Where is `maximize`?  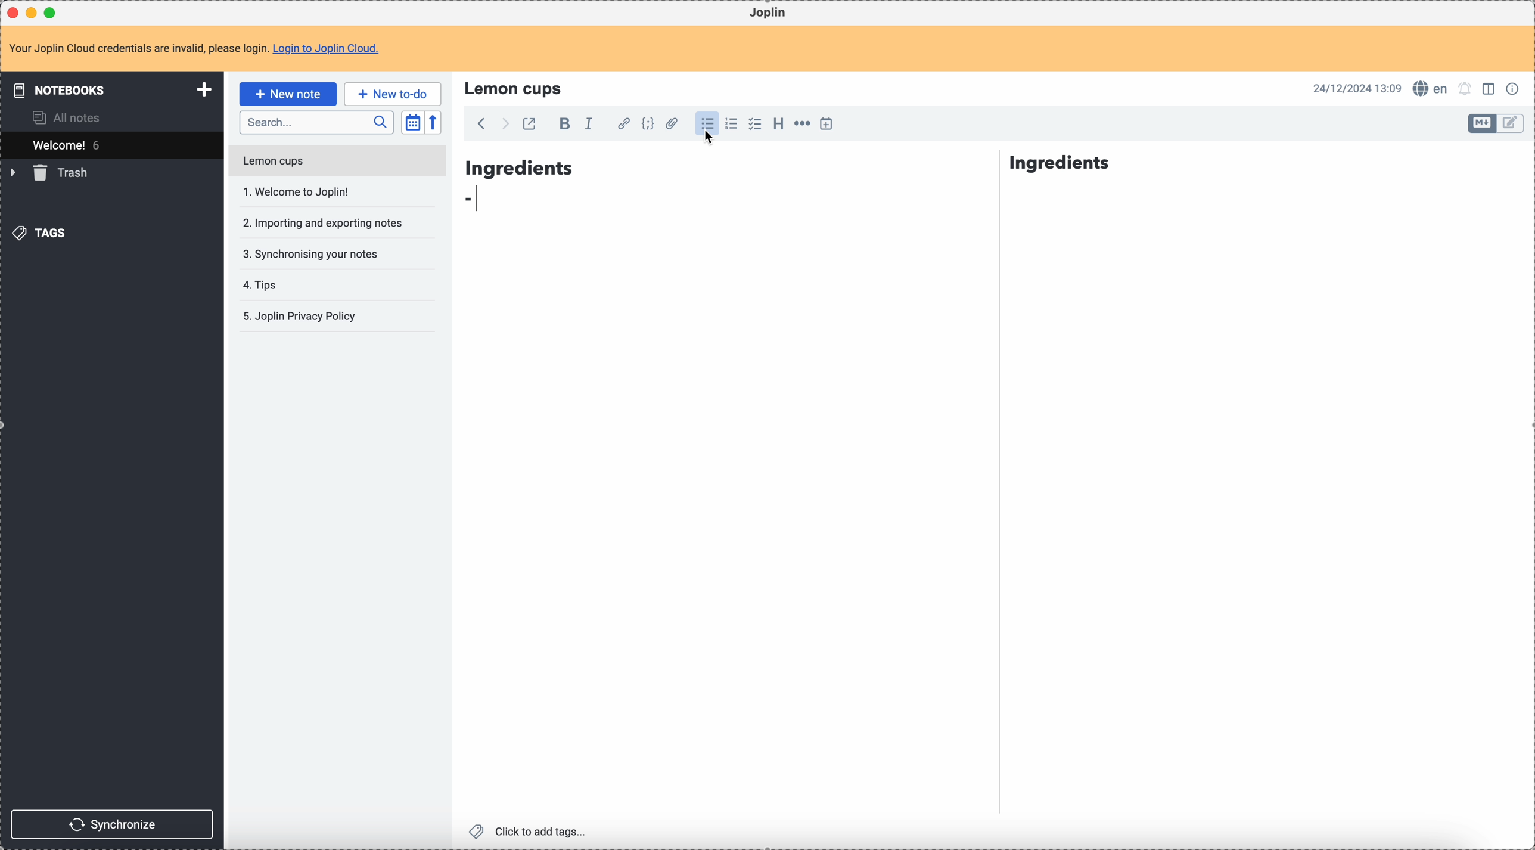 maximize is located at coordinates (53, 12).